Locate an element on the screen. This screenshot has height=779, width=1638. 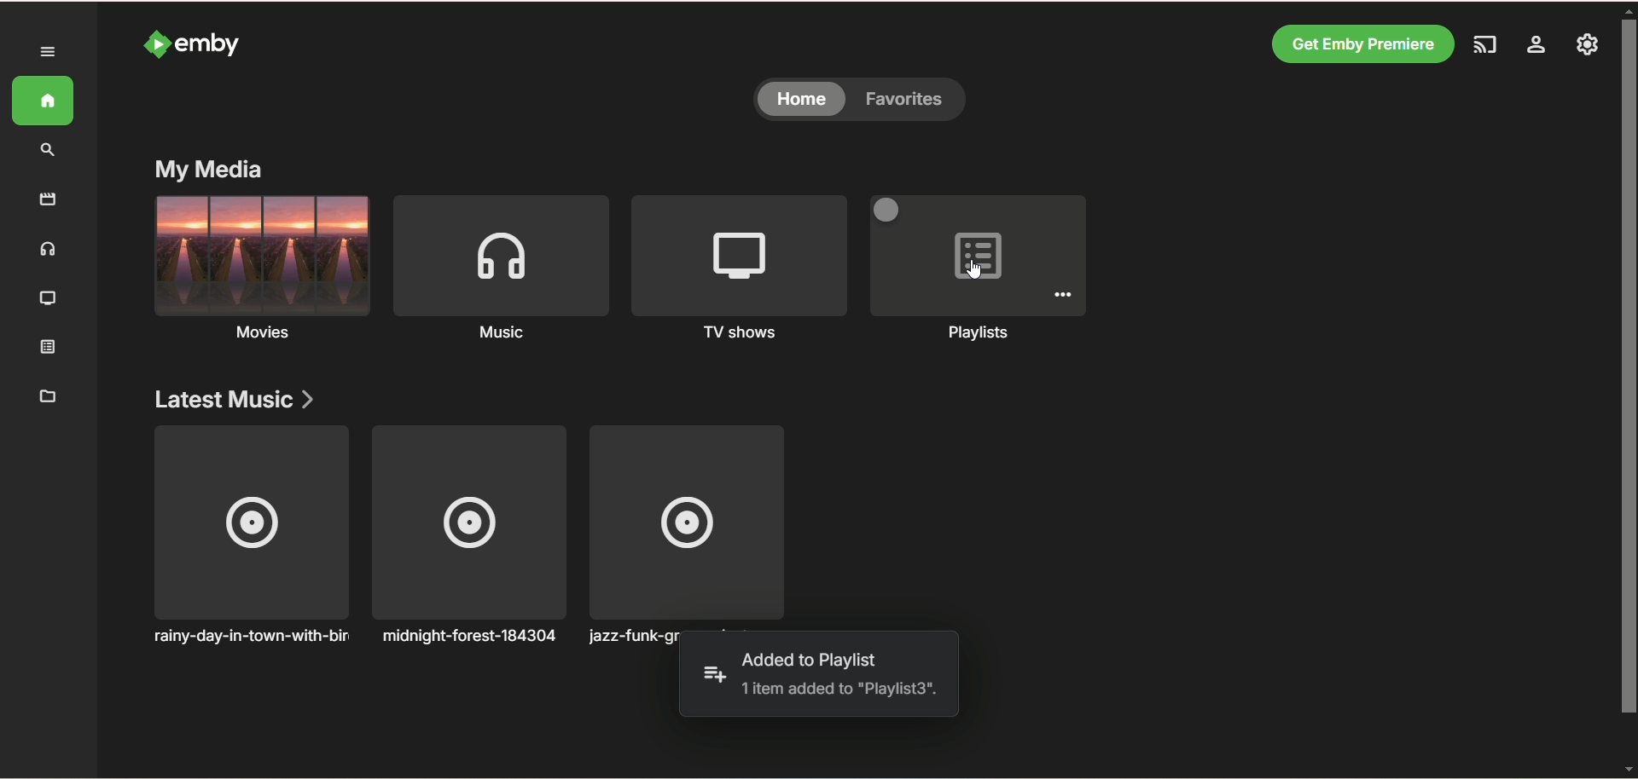
search is located at coordinates (50, 151).